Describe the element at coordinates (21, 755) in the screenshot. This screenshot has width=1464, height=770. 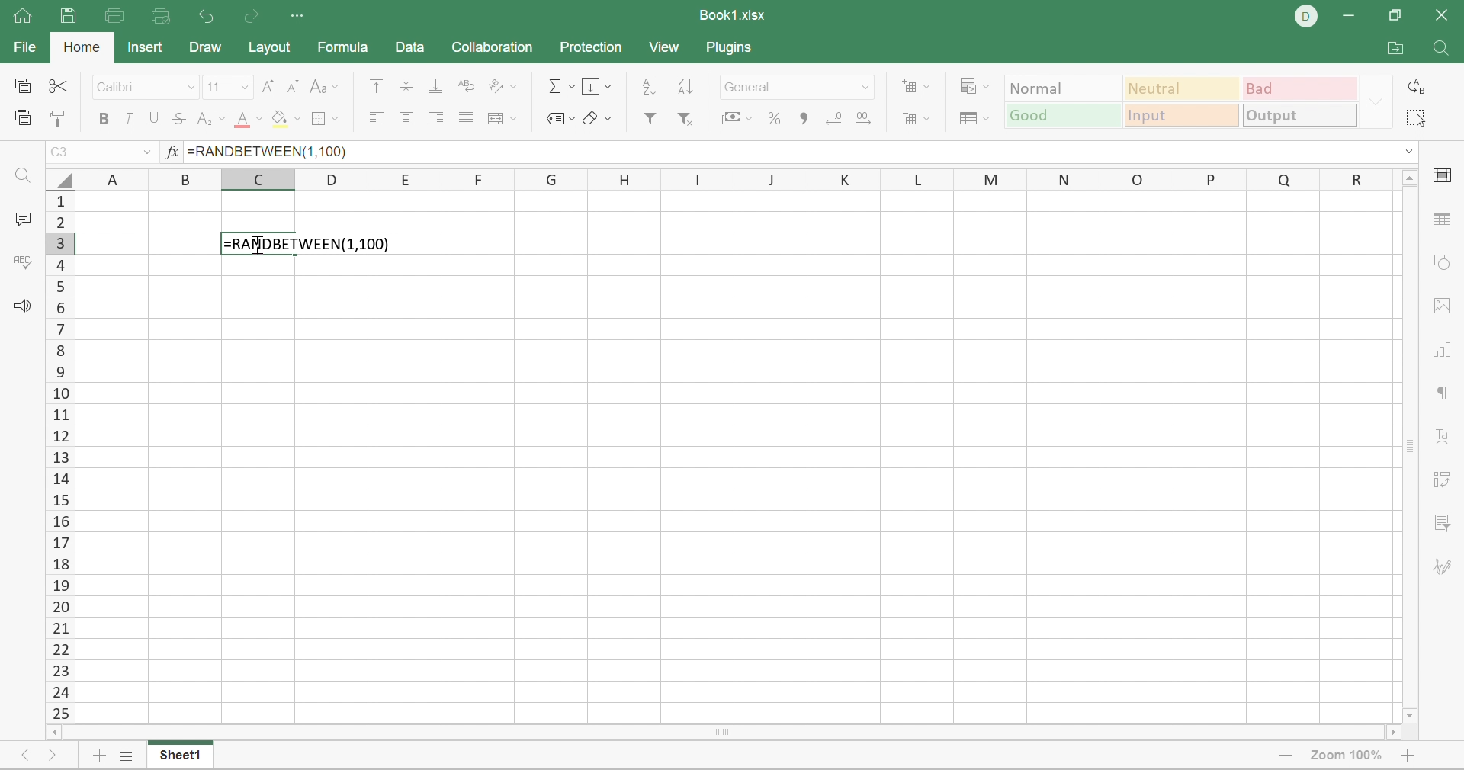
I see `Previous` at that location.